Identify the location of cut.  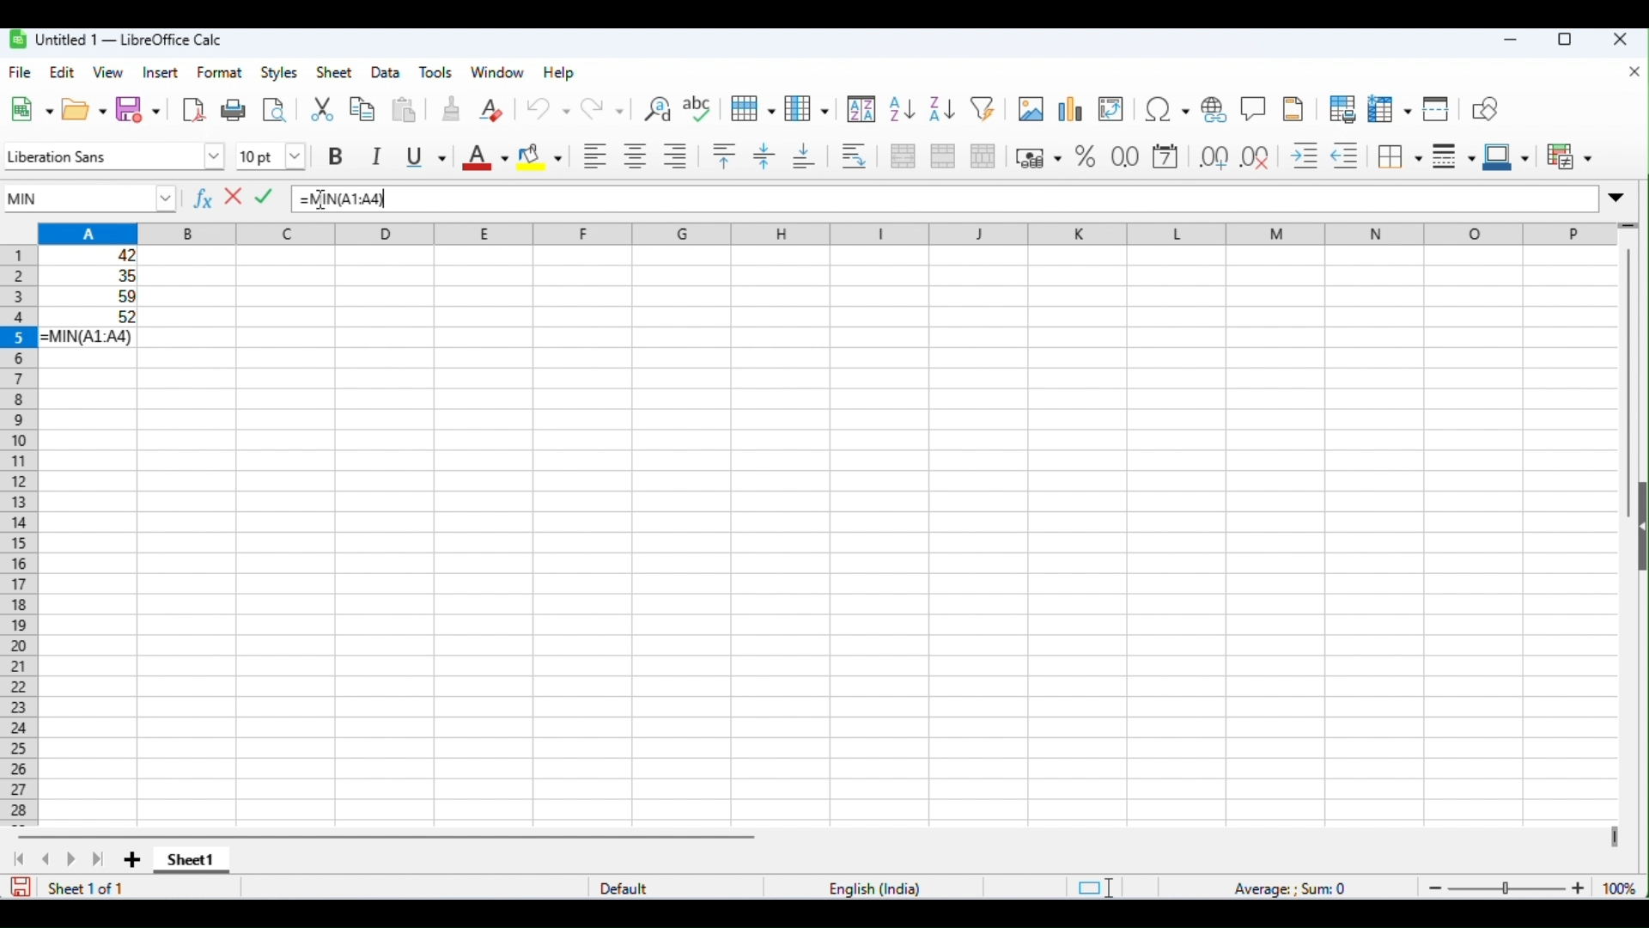
(325, 110).